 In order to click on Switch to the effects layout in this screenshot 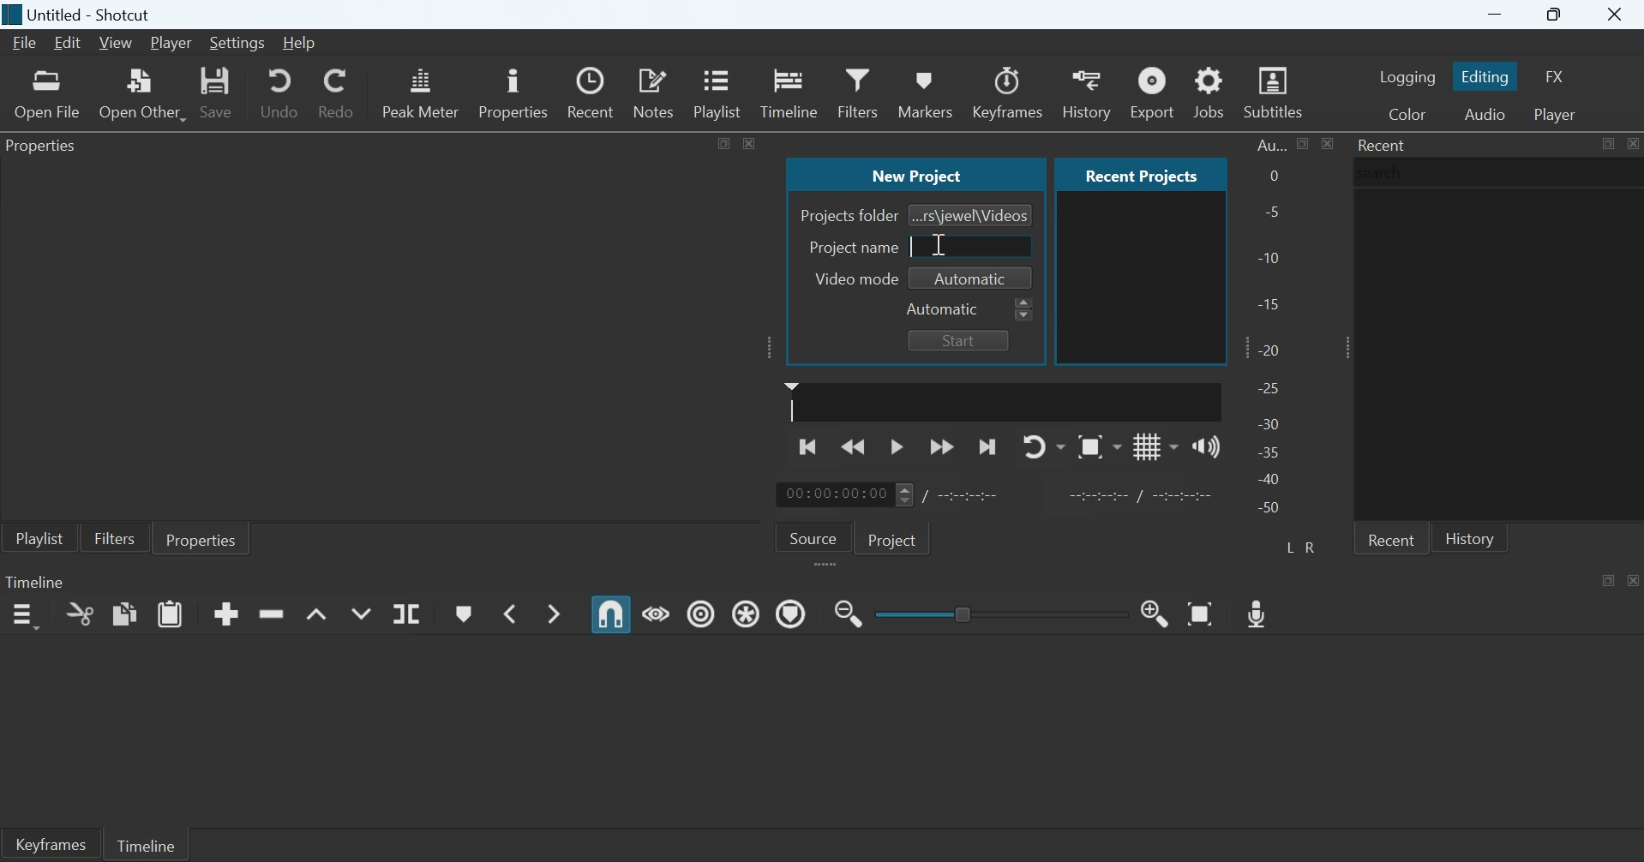, I will do `click(1556, 76)`.